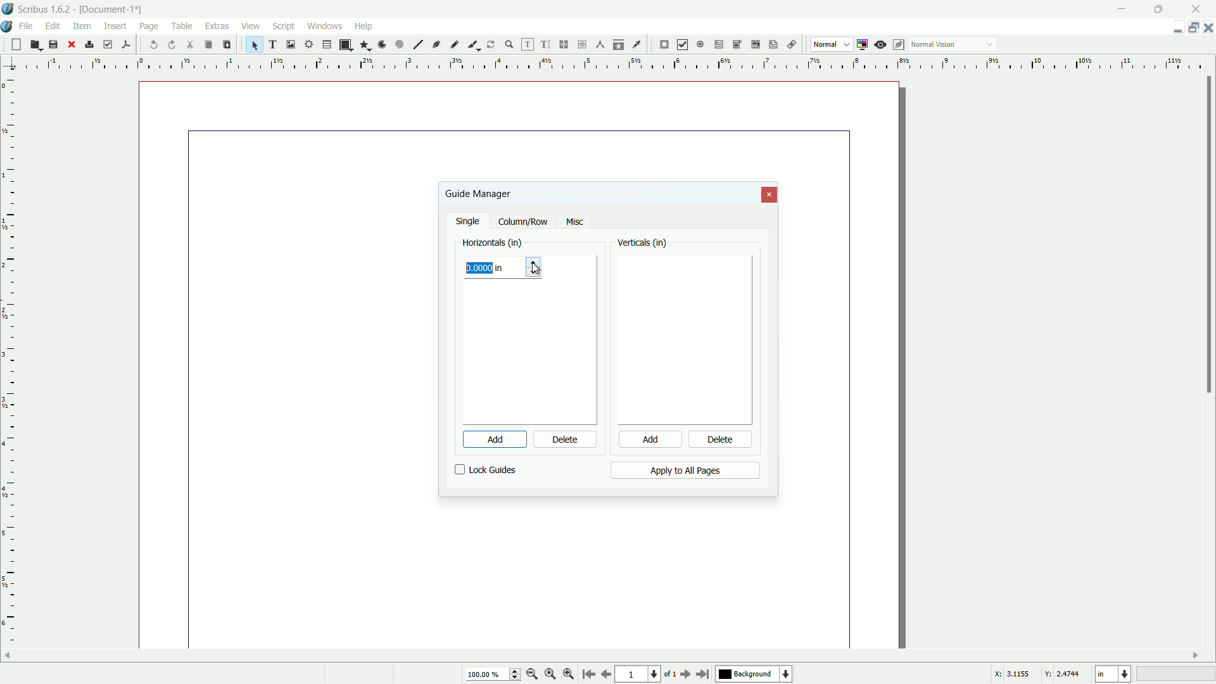  I want to click on open, so click(34, 45).